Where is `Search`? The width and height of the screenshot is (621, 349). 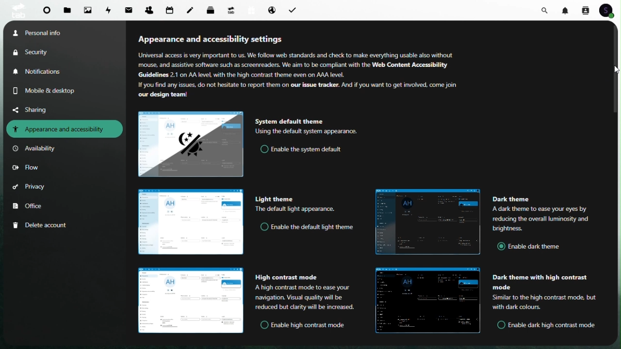 Search is located at coordinates (546, 9).